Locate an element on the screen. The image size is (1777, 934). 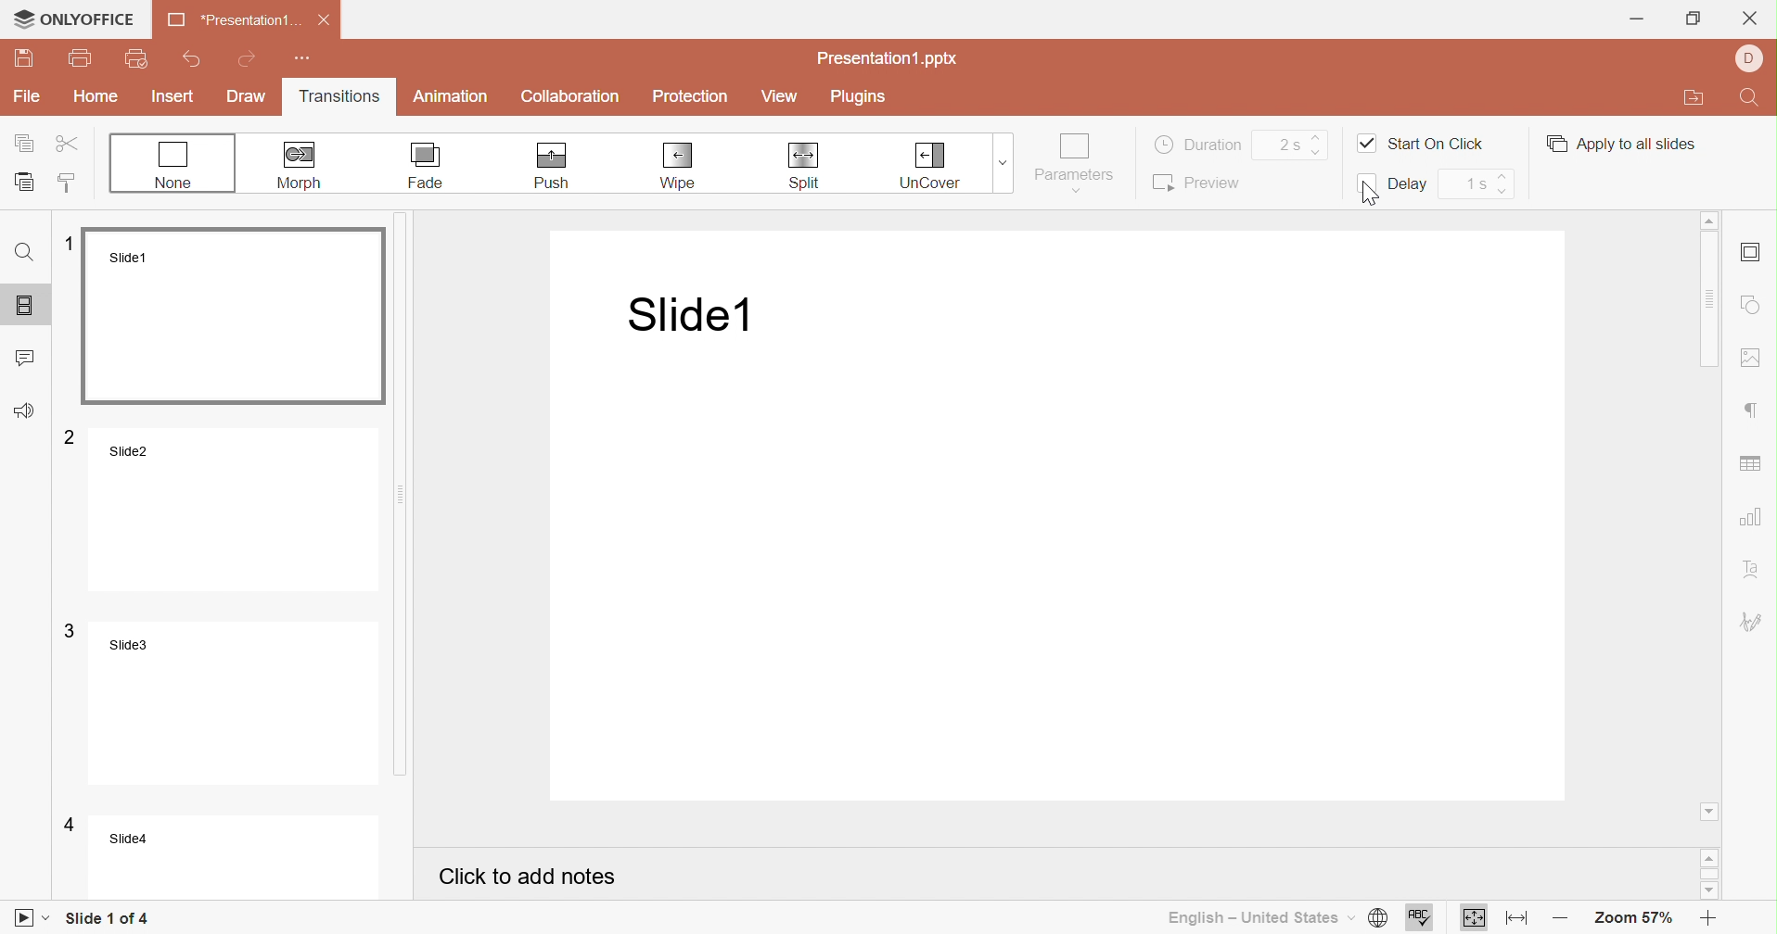
Zoom out is located at coordinates (1566, 915).